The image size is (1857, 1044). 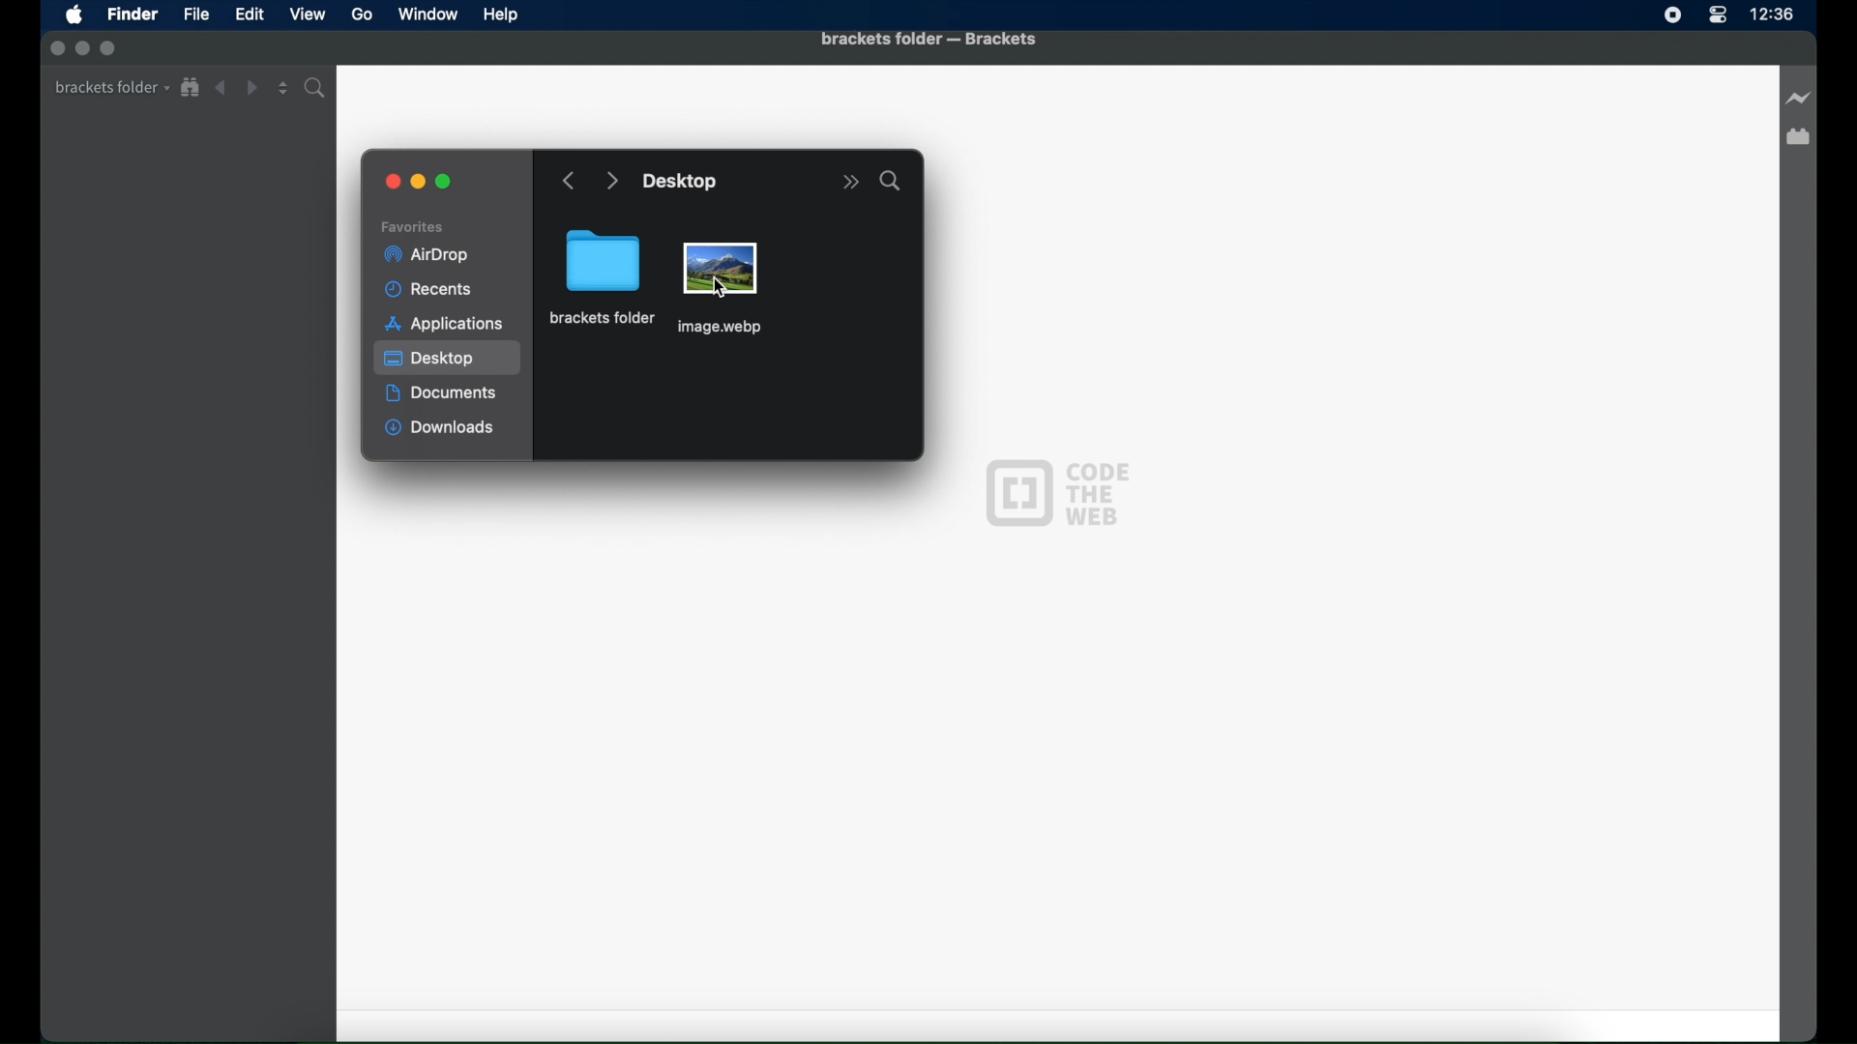 What do you see at coordinates (1799, 98) in the screenshot?
I see `live preview` at bounding box center [1799, 98].